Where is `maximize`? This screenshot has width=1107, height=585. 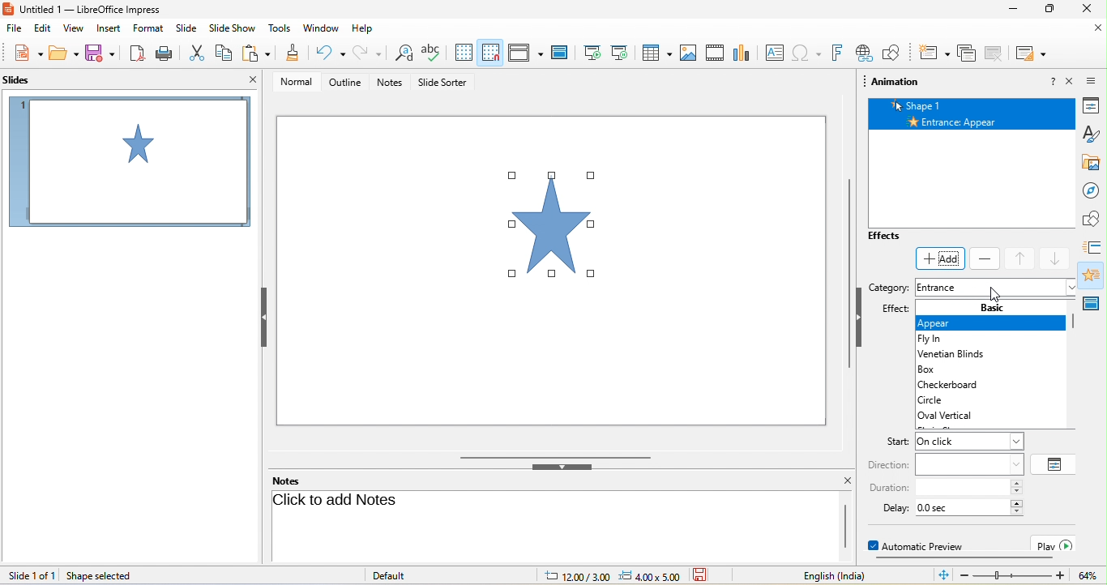 maximize is located at coordinates (1050, 8).